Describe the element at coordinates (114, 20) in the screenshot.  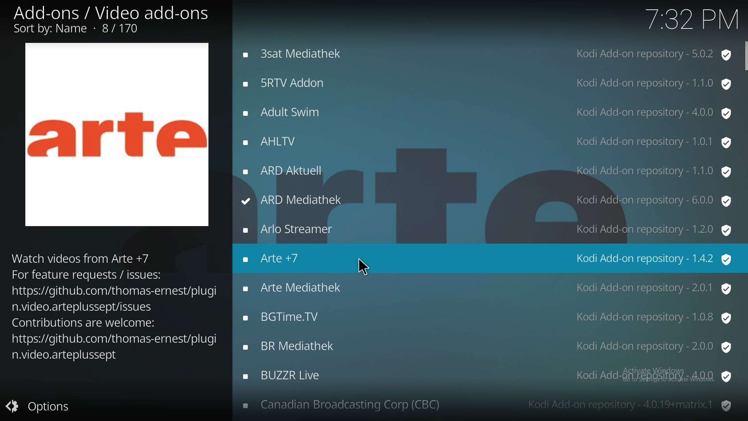
I see `video add ons` at that location.